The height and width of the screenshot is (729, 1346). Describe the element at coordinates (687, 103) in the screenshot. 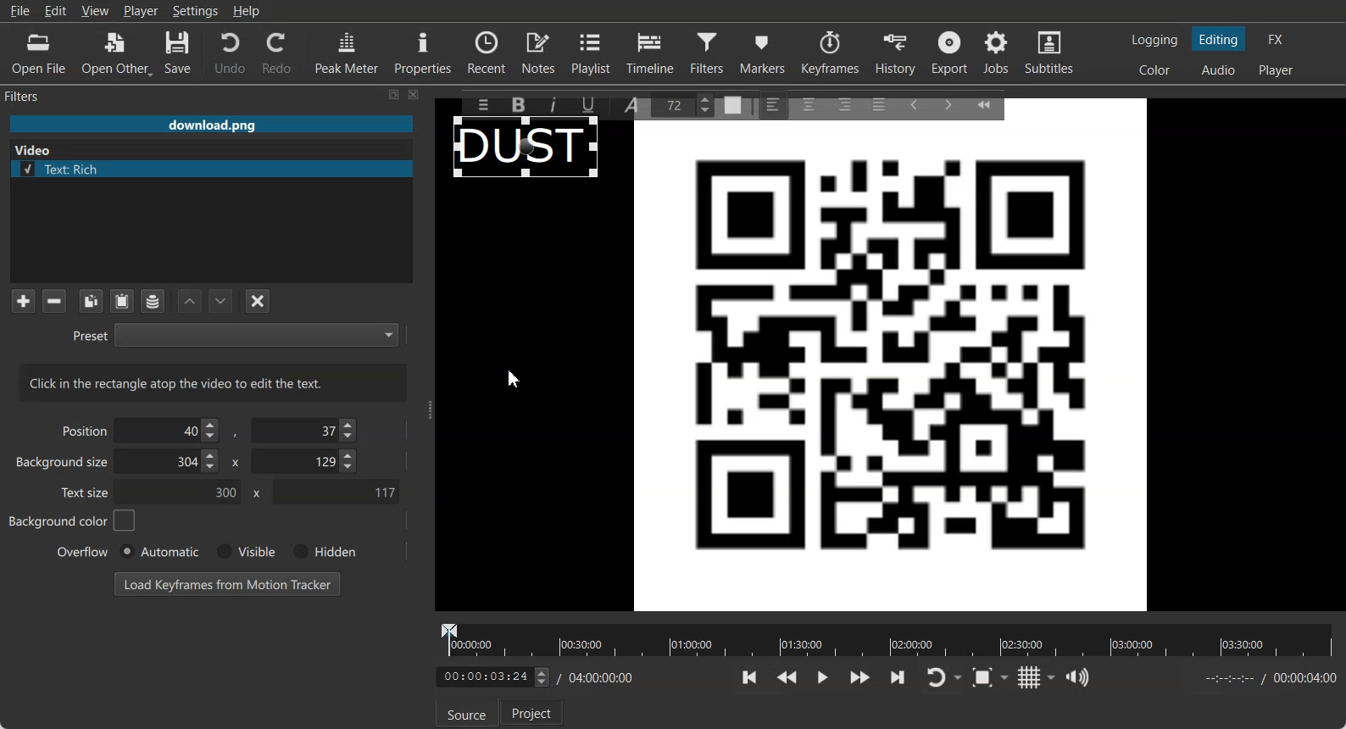

I see `Text Size` at that location.